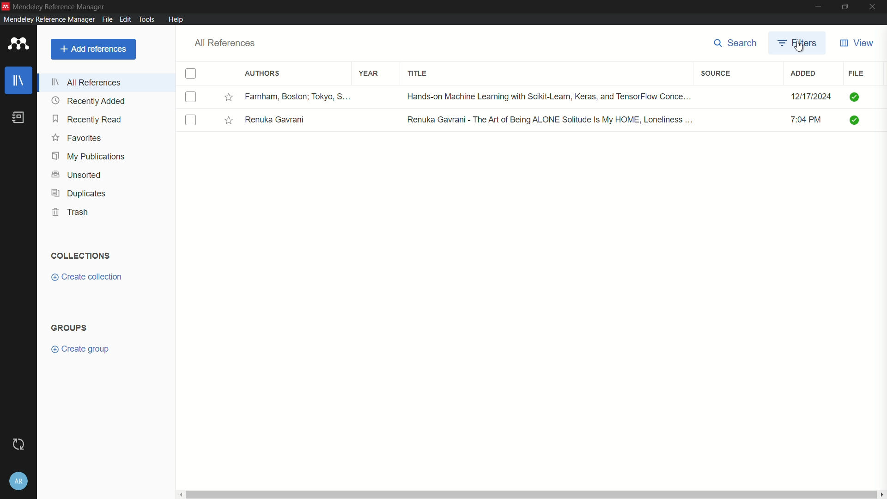  I want to click on favorites, so click(78, 138).